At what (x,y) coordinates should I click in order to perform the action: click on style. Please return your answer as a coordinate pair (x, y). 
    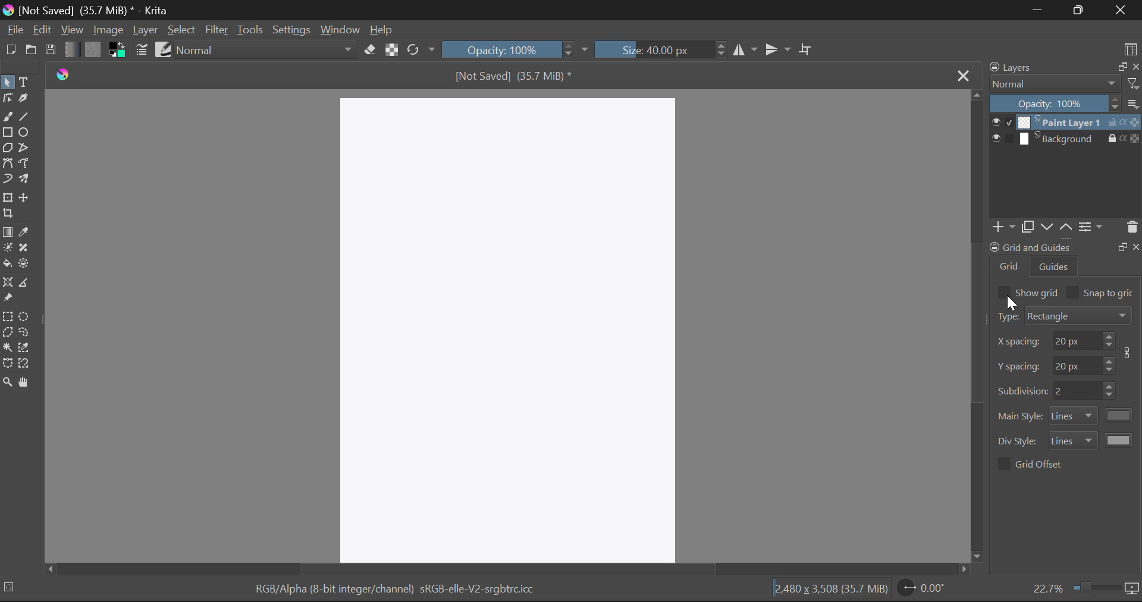
    Looking at the image, I should click on (1073, 440).